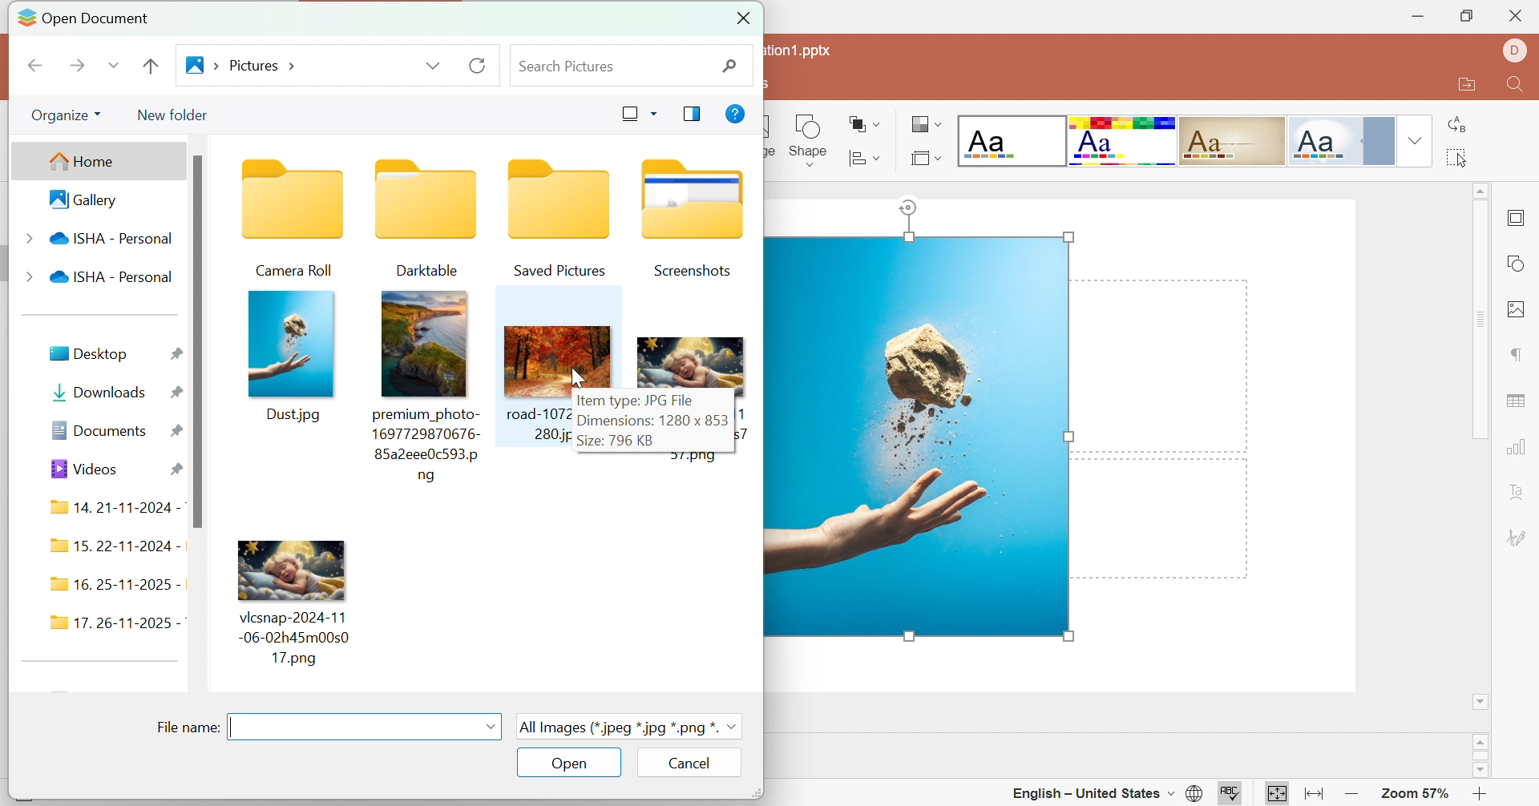  I want to click on Find, so click(1518, 86).